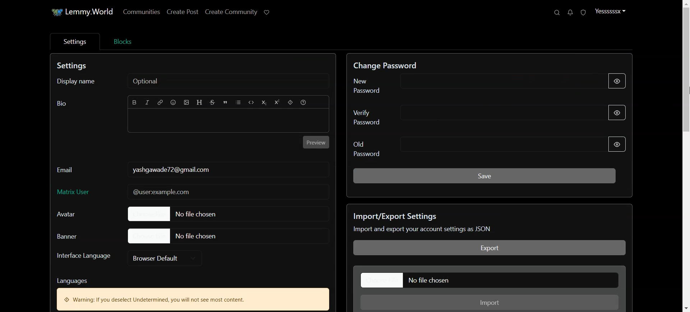 The height and width of the screenshot is (312, 690). Describe the element at coordinates (199, 102) in the screenshot. I see `Header` at that location.